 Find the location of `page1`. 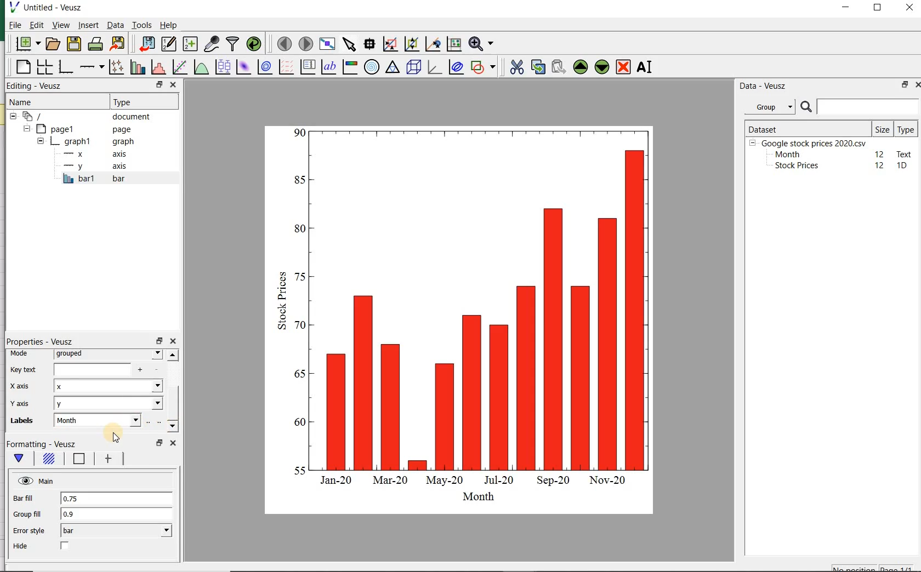

page1 is located at coordinates (79, 129).